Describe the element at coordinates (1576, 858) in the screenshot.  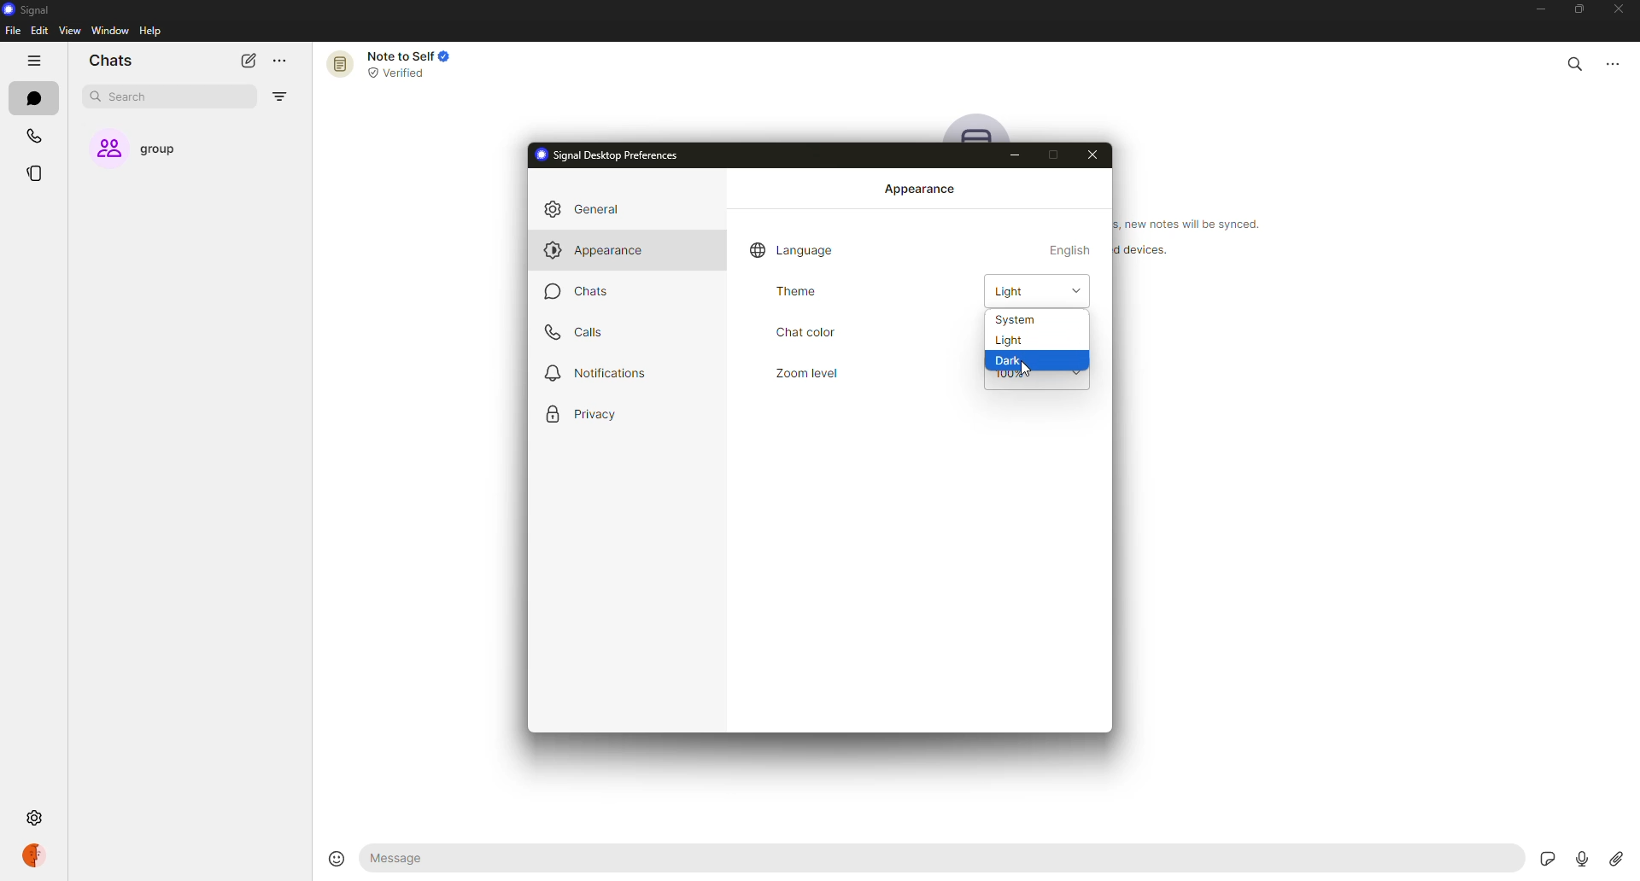
I see `record` at that location.